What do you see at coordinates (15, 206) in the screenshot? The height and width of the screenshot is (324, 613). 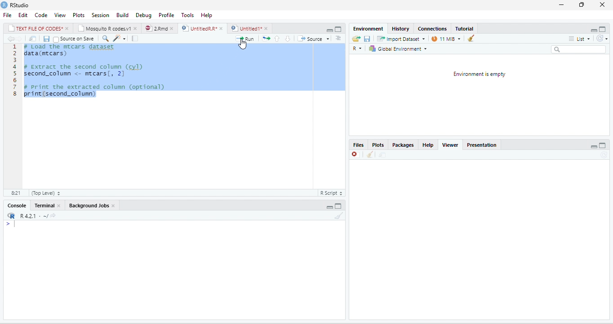 I see `Console` at bounding box center [15, 206].